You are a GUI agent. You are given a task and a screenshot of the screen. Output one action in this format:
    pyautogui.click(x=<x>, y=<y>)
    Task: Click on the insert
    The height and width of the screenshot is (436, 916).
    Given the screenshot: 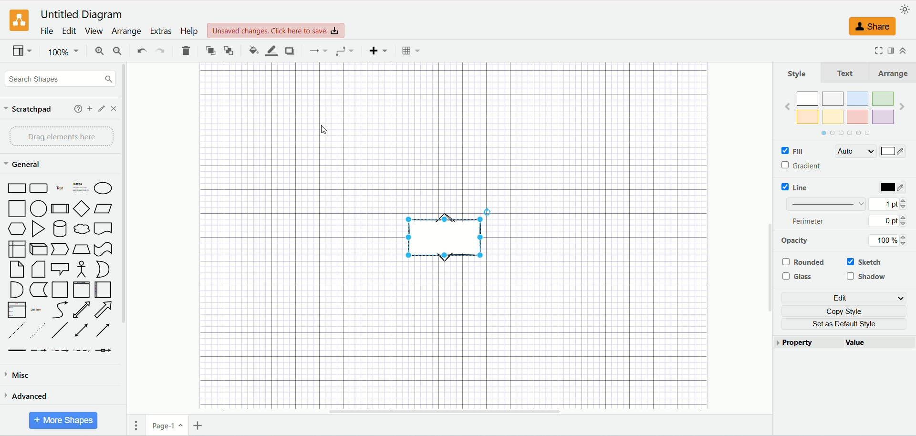 What is the action you would take?
    pyautogui.click(x=379, y=50)
    